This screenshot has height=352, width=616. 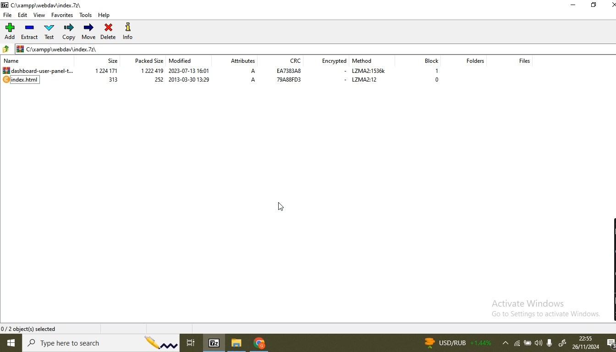 I want to click on delete, so click(x=109, y=30).